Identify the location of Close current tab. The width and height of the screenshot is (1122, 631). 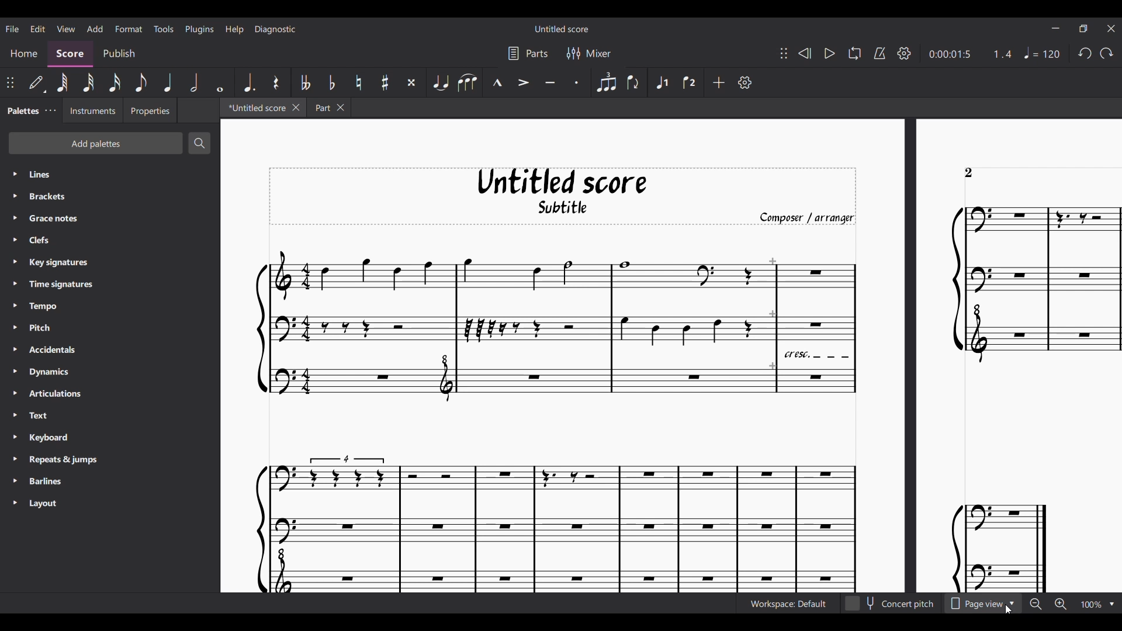
(297, 108).